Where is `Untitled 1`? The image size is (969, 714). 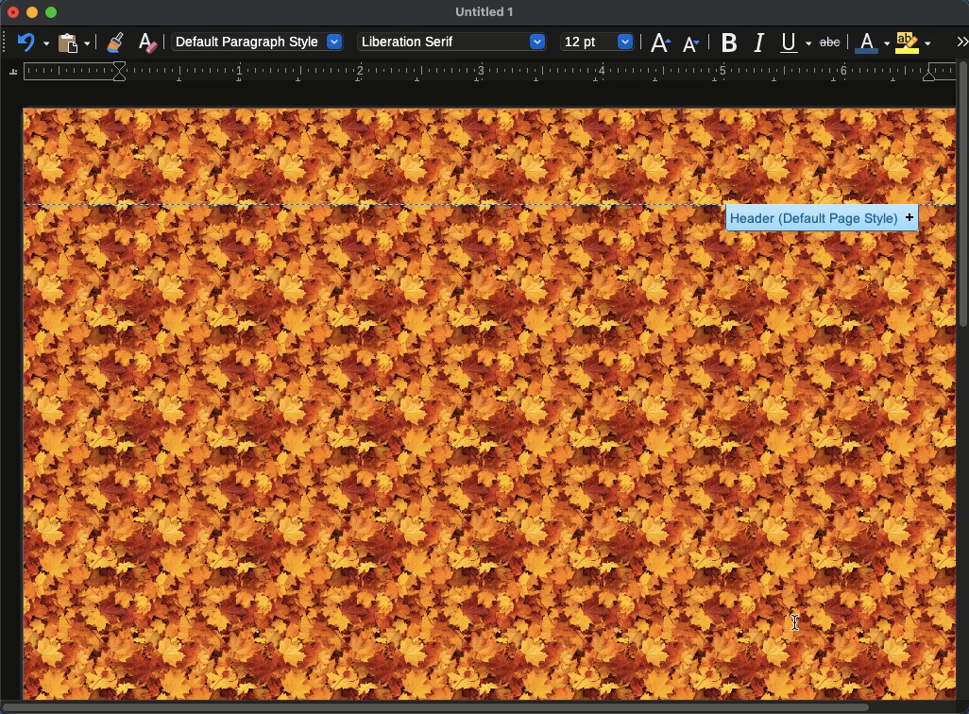
Untitled 1 is located at coordinates (484, 12).